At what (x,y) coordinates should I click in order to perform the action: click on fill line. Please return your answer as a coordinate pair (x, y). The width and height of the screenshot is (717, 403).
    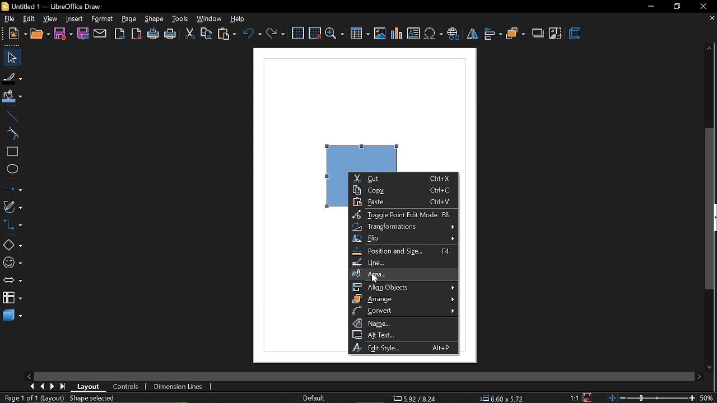
    Looking at the image, I should click on (13, 77).